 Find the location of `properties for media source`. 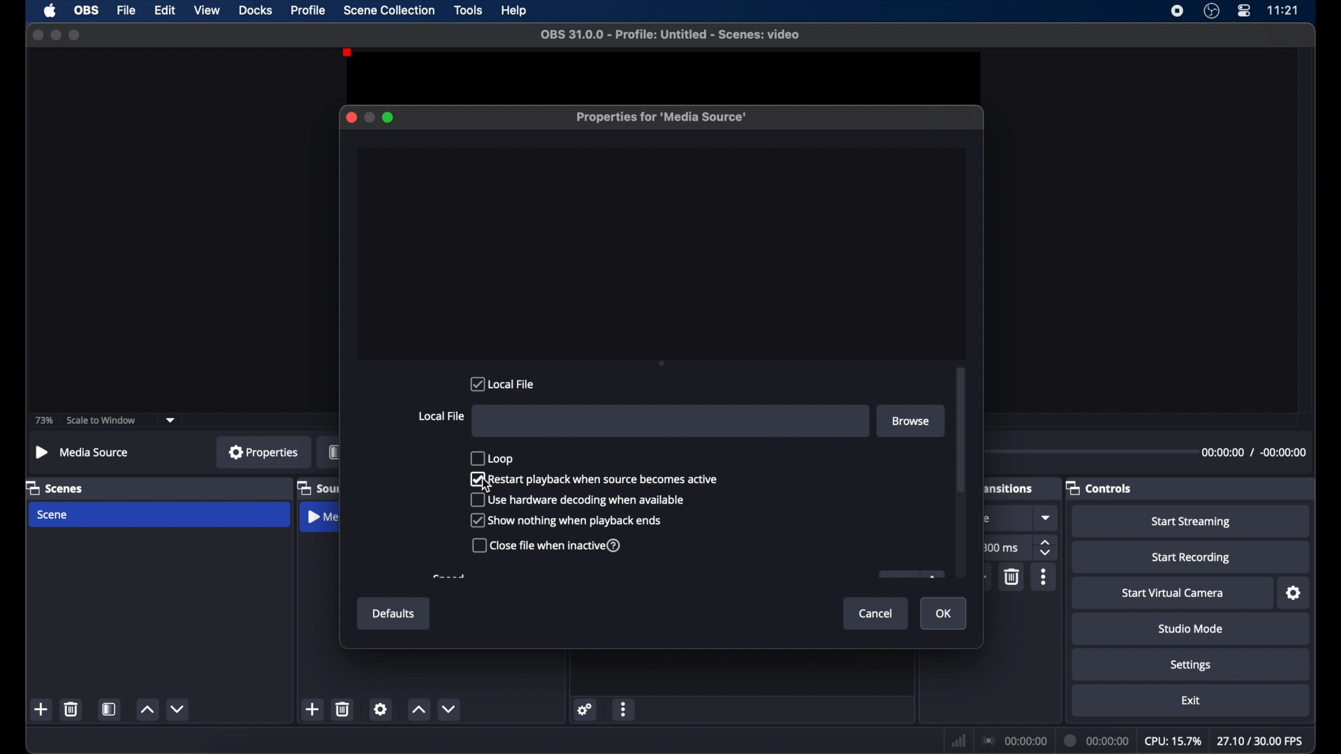

properties for media source is located at coordinates (661, 117).